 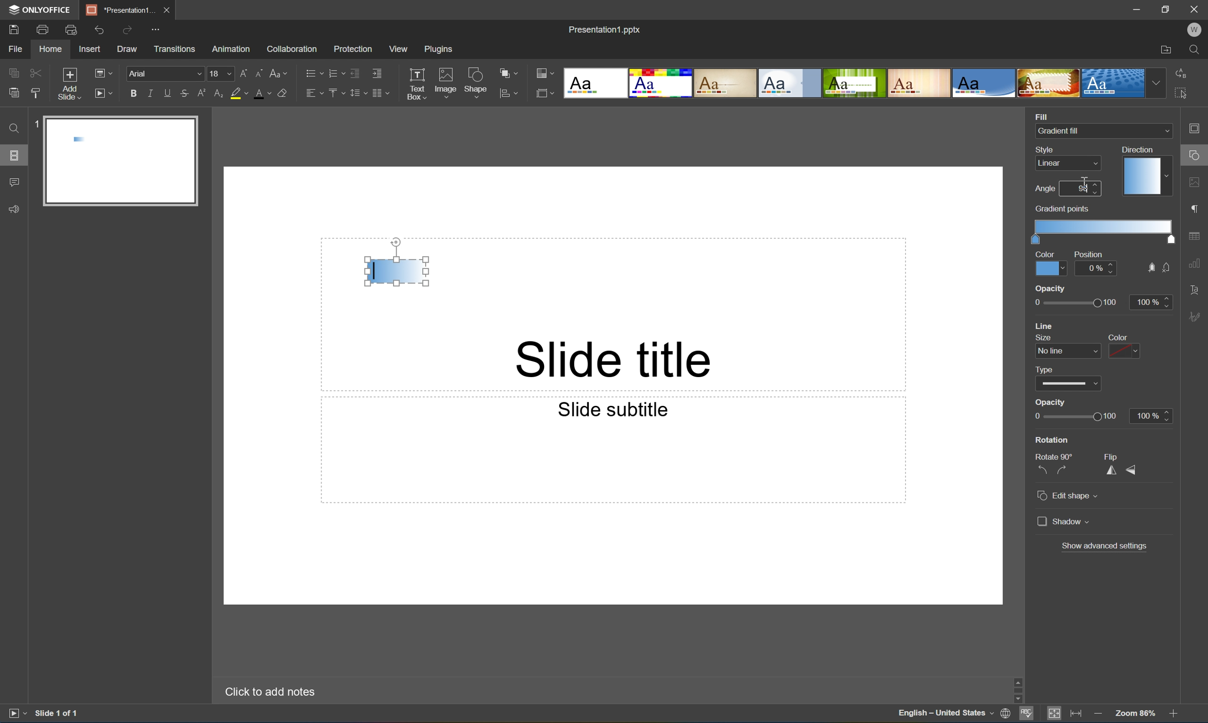 I want to click on ONYOFFICE, so click(x=38, y=9).